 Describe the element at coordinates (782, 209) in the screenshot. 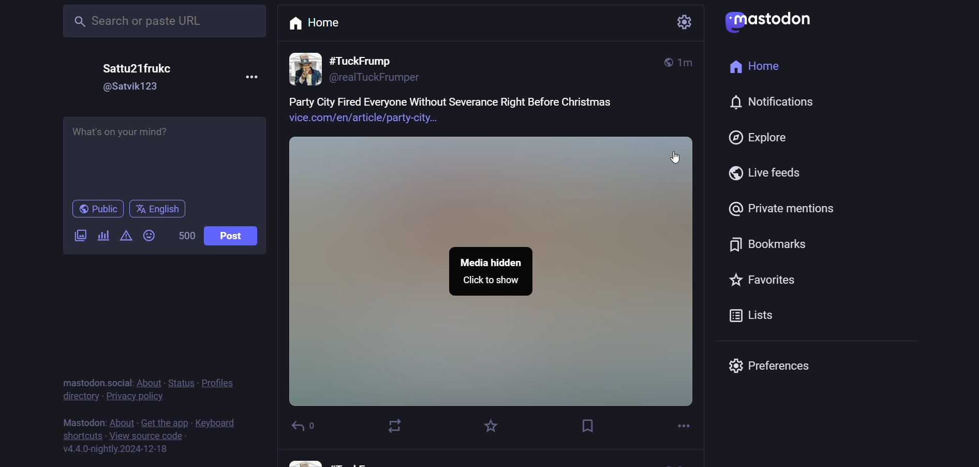

I see `Private mentions` at that location.